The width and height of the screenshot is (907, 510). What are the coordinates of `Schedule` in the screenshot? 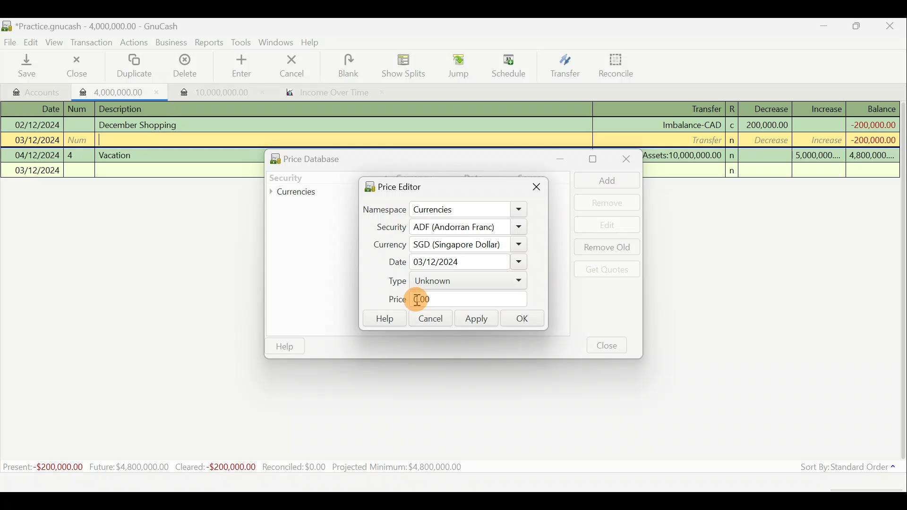 It's located at (509, 66).